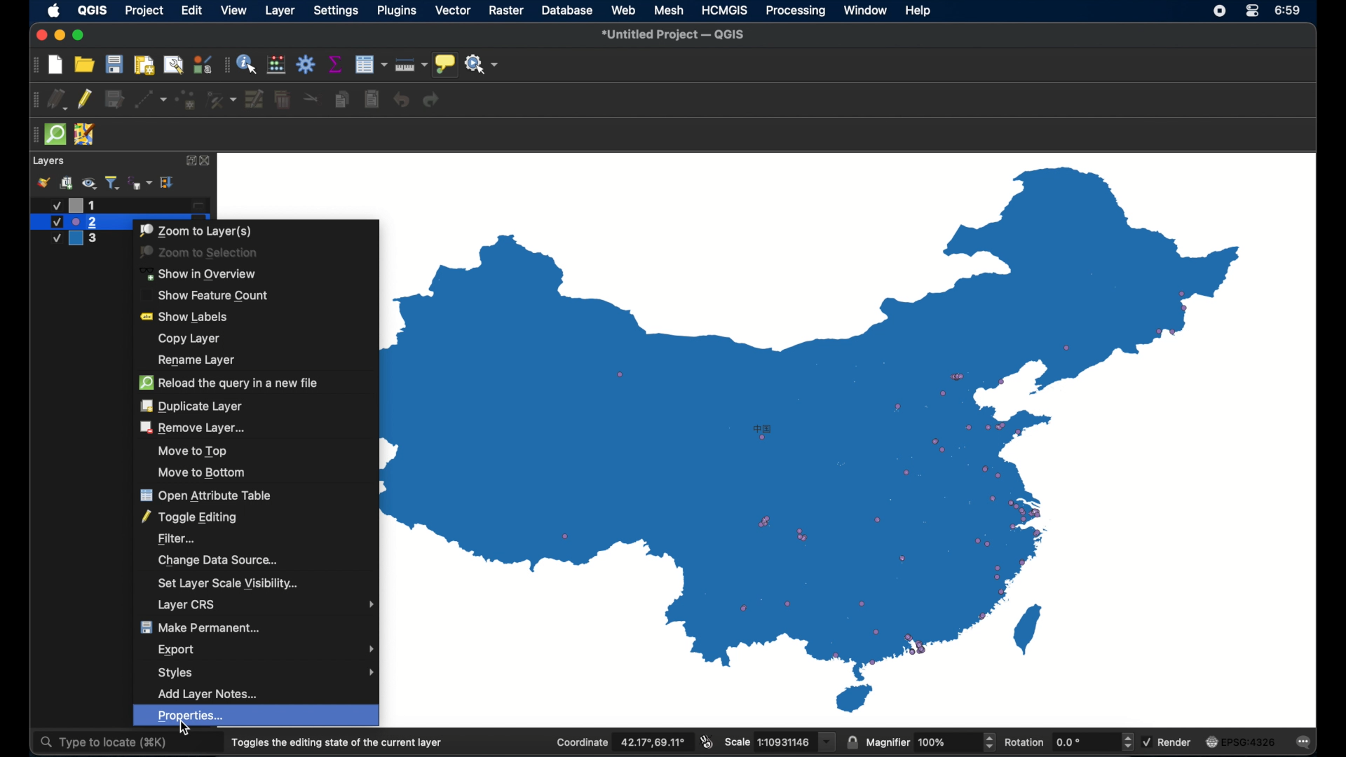 The width and height of the screenshot is (1346, 757). What do you see at coordinates (85, 134) in the screenshot?
I see `jsom remote` at bounding box center [85, 134].